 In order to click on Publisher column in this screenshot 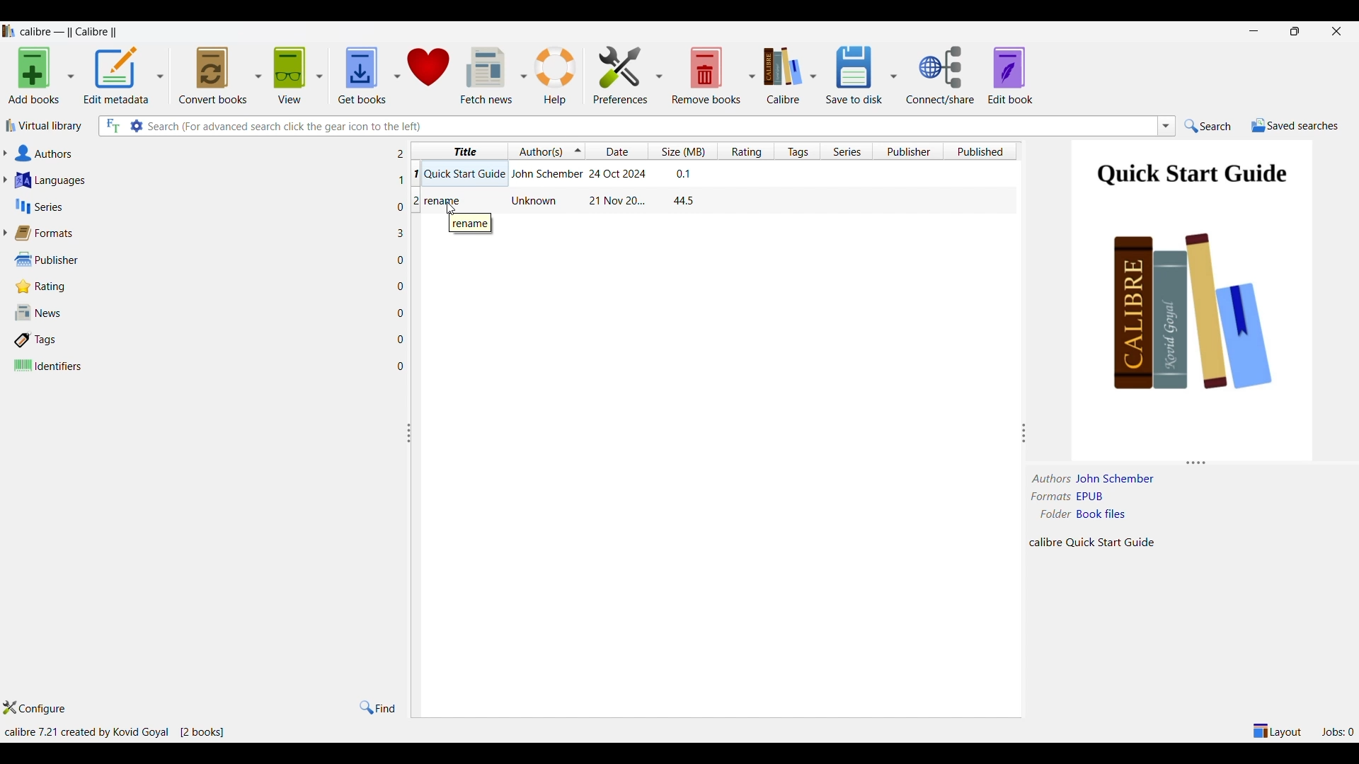, I will do `click(907, 151)`.